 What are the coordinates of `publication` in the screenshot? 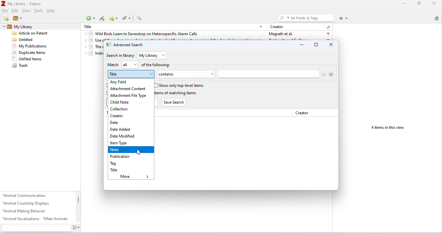 It's located at (121, 157).